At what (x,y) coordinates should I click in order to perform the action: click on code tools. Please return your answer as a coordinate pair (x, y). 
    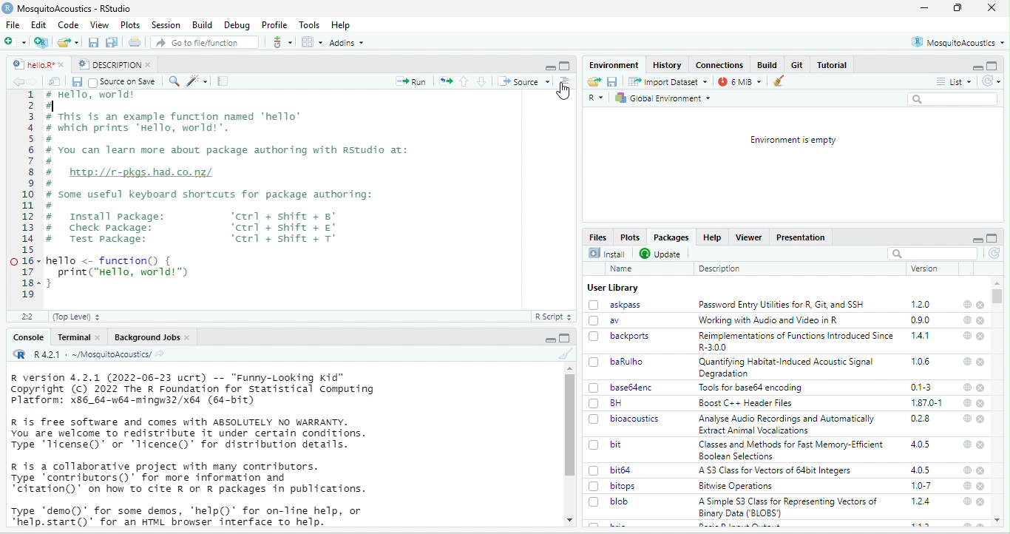
    Looking at the image, I should click on (199, 81).